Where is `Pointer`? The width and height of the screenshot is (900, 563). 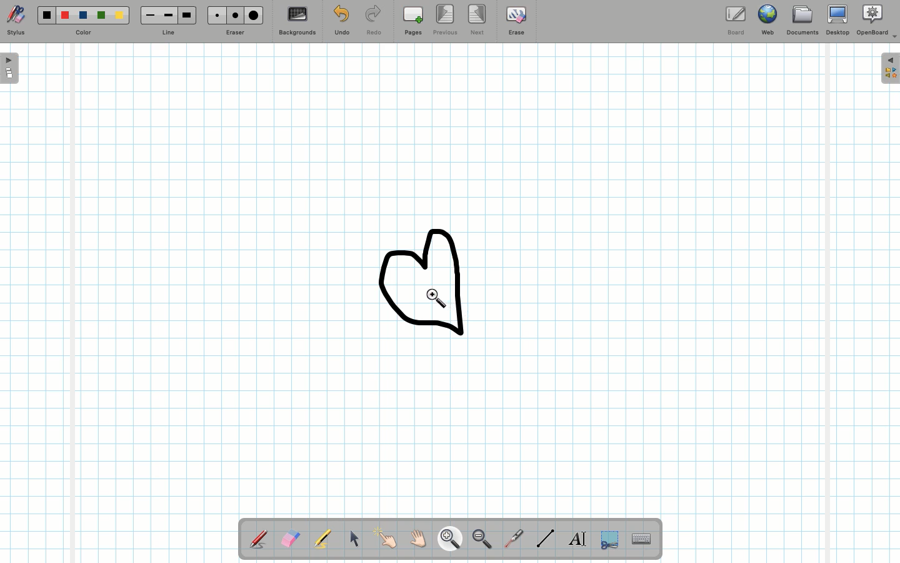
Pointer is located at coordinates (387, 539).